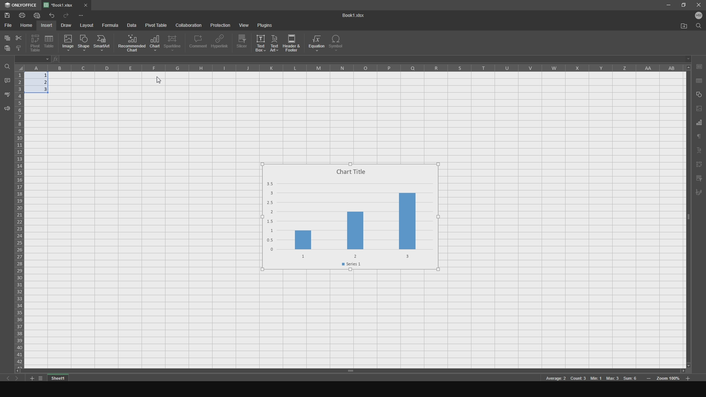  What do you see at coordinates (591, 379) in the screenshot?
I see `meta data` at bounding box center [591, 379].